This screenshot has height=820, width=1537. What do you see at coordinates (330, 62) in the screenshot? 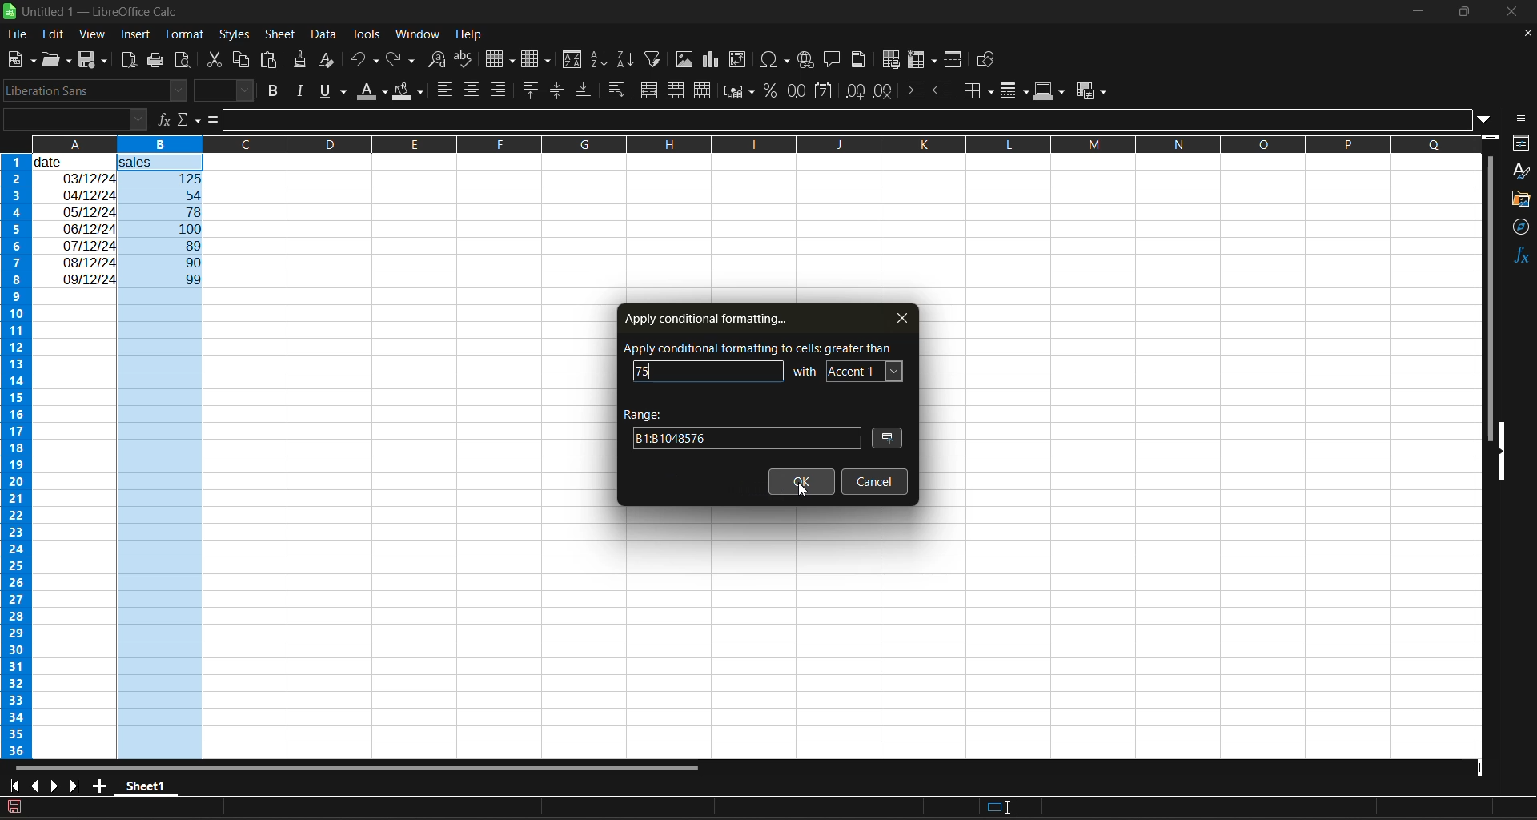
I see `clear direct formatting` at bounding box center [330, 62].